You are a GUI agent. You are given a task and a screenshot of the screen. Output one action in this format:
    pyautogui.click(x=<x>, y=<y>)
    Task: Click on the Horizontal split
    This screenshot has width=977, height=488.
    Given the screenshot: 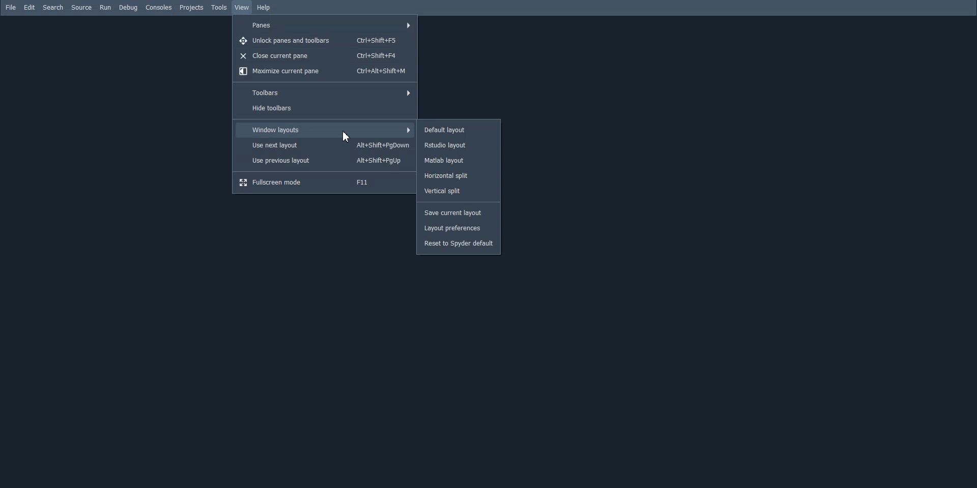 What is the action you would take?
    pyautogui.click(x=458, y=176)
    